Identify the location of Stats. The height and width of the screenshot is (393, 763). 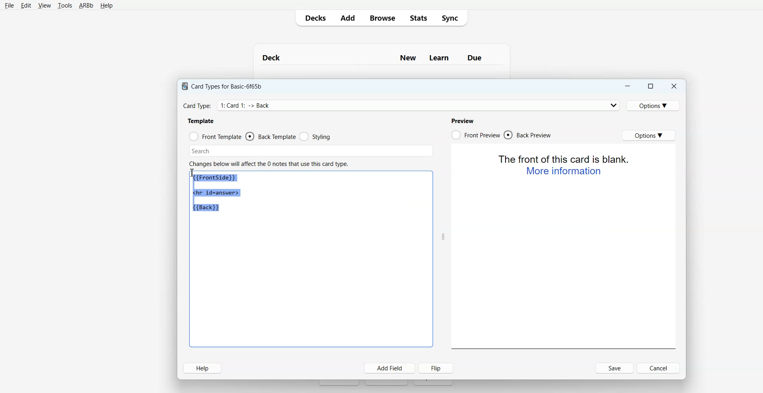
(417, 18).